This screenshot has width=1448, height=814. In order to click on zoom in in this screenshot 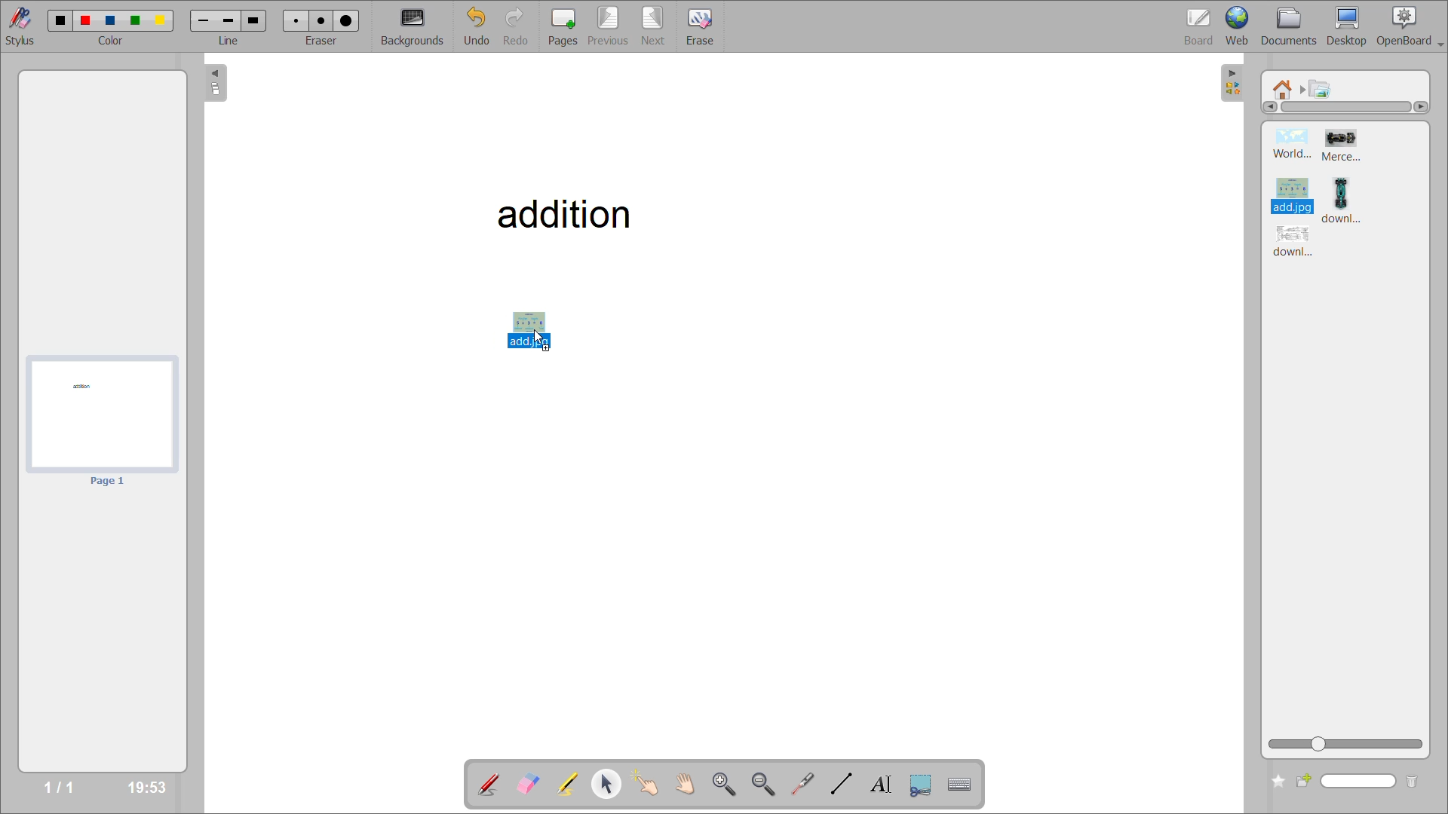, I will do `click(725, 782)`.